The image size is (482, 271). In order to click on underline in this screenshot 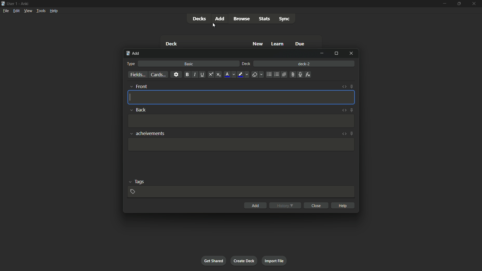, I will do `click(202, 75)`.